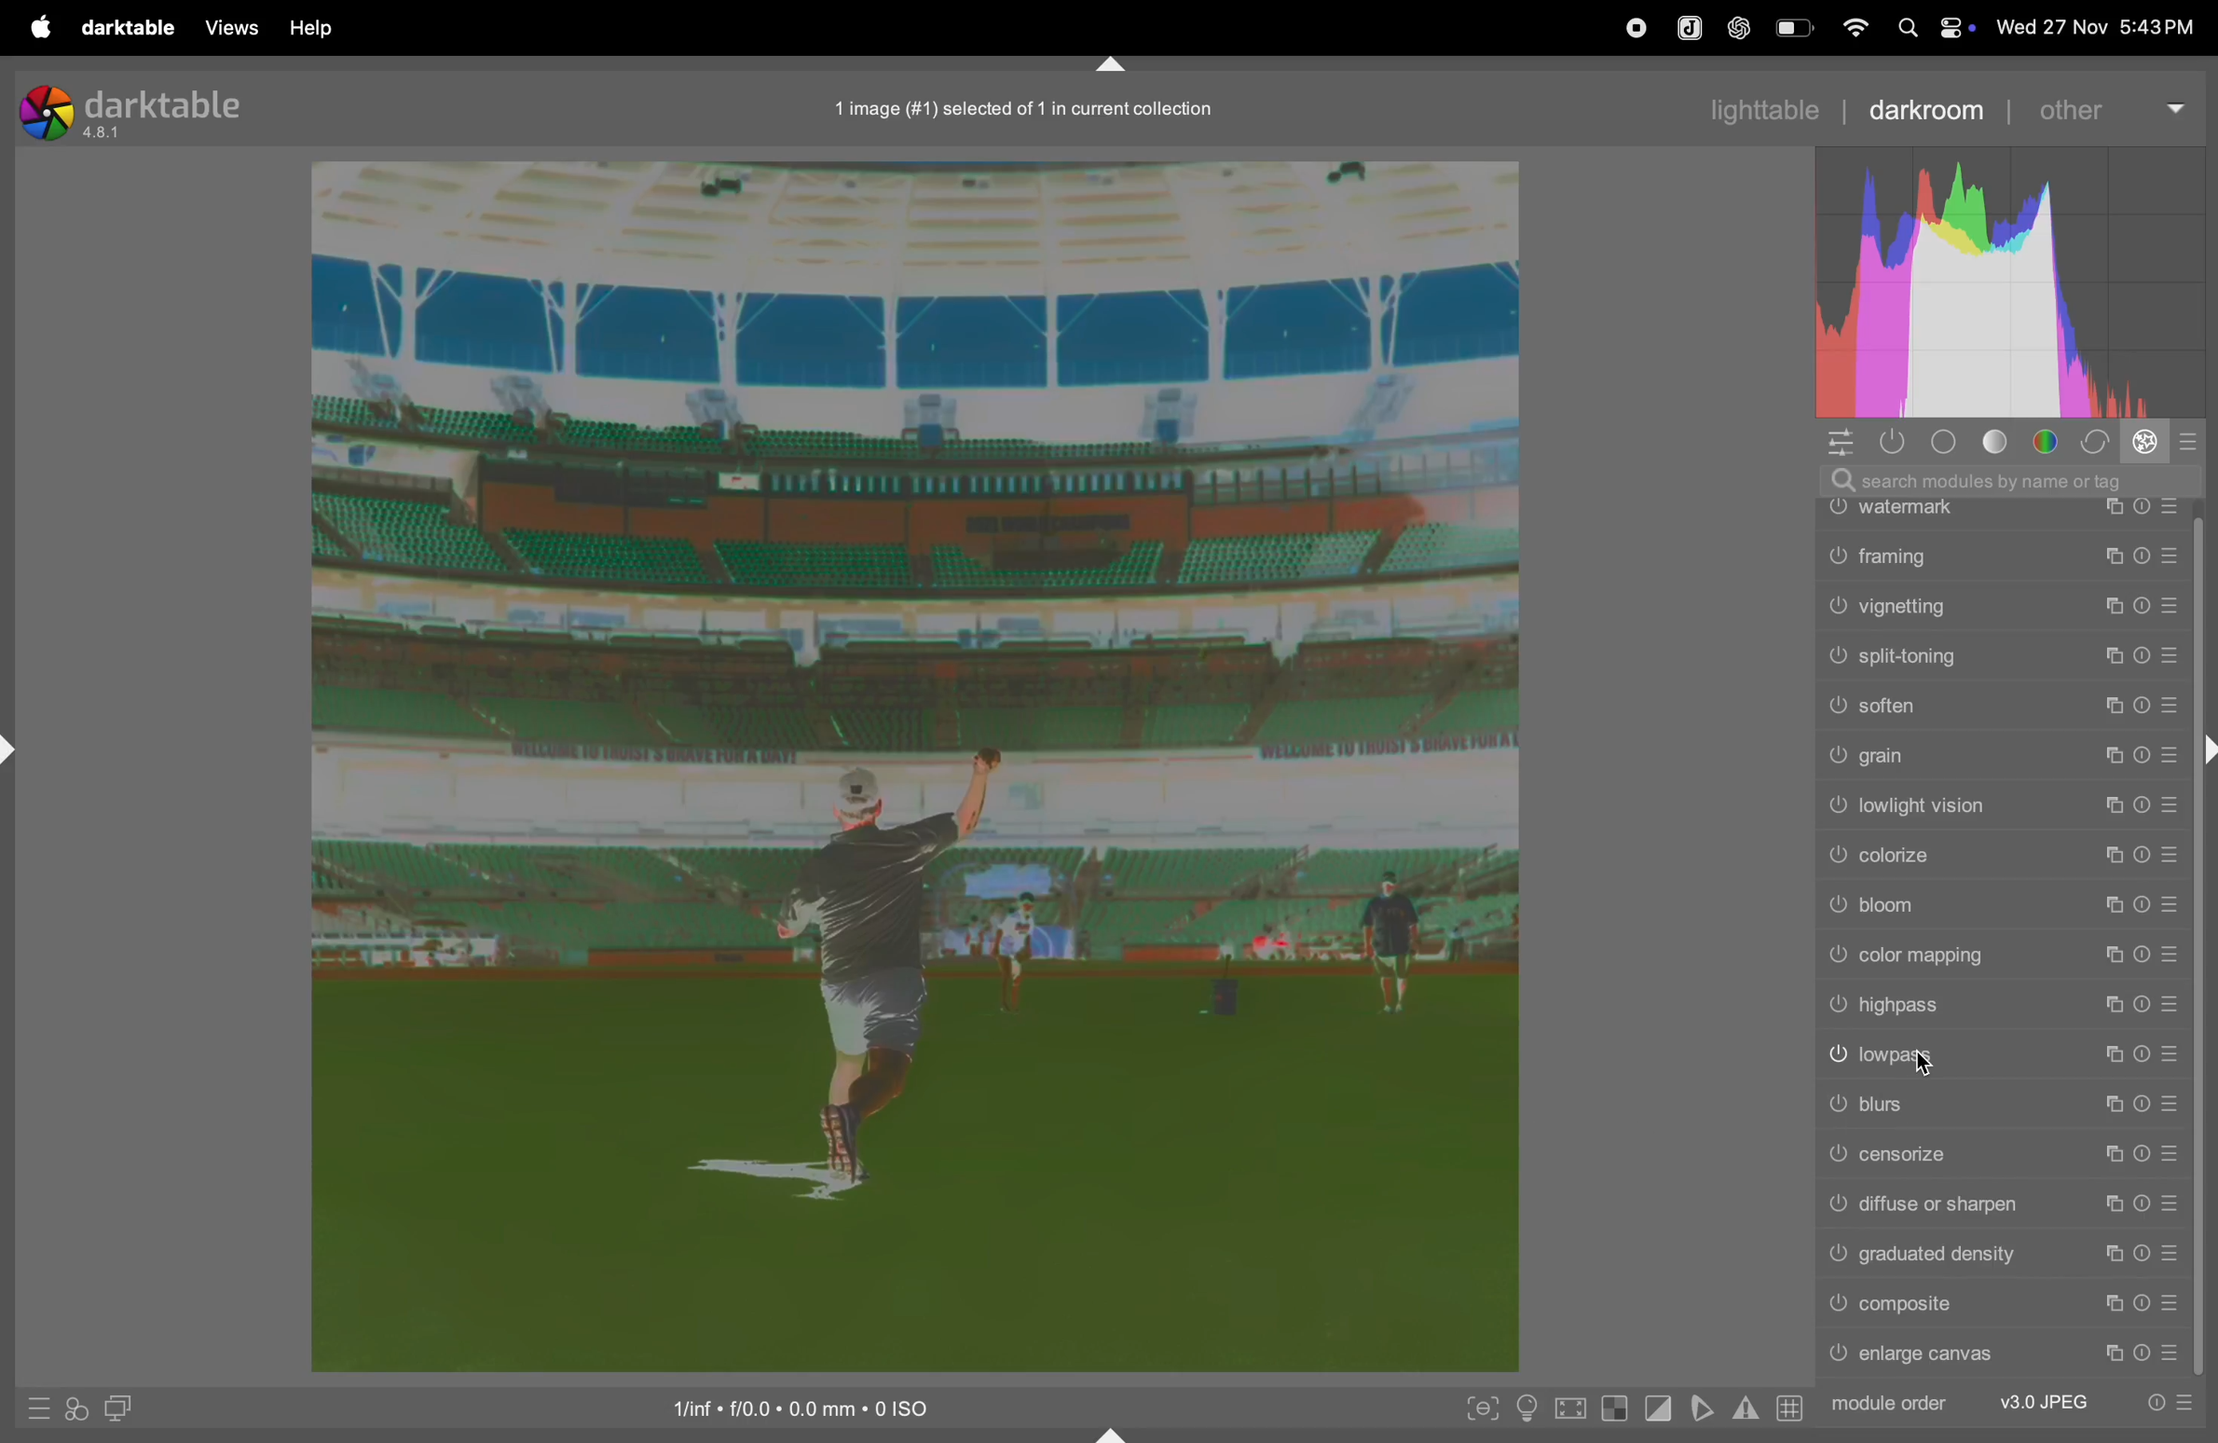  What do you see at coordinates (1481, 1412) in the screenshot?
I see `toggle peaking foucus mode` at bounding box center [1481, 1412].